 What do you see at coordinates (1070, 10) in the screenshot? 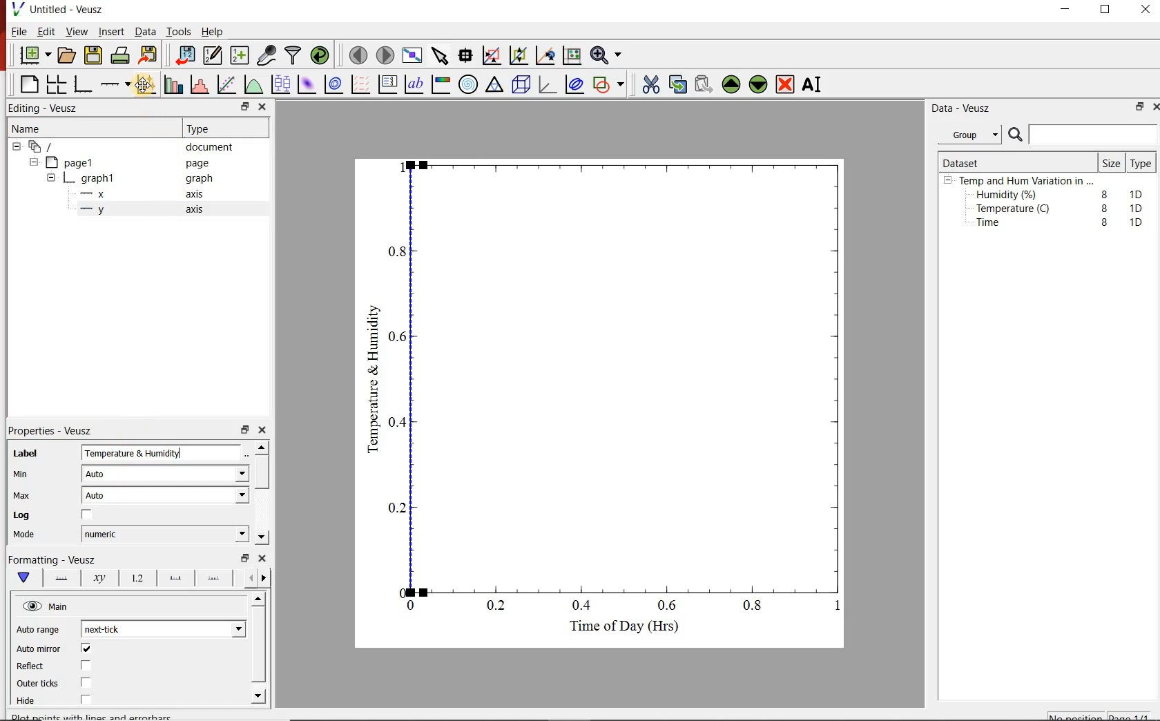
I see `minimize` at bounding box center [1070, 10].